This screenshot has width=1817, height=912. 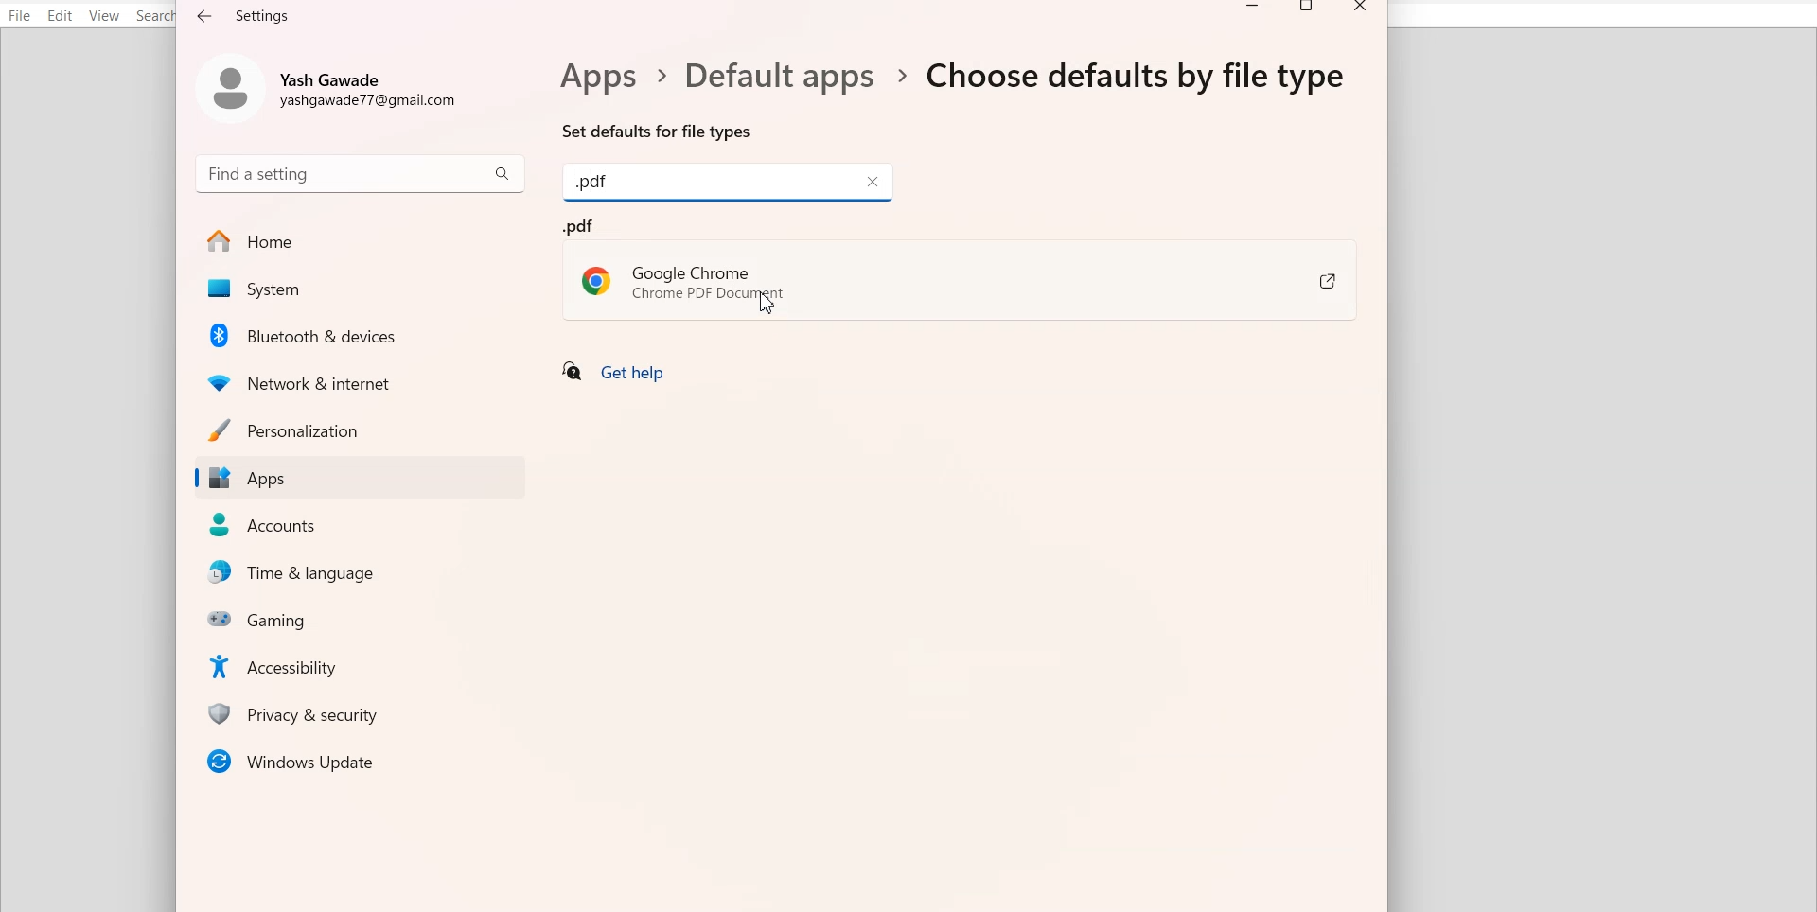 What do you see at coordinates (359, 479) in the screenshot?
I see `Apps` at bounding box center [359, 479].